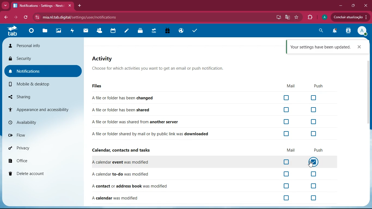 This screenshot has height=209, width=372. What do you see at coordinates (354, 5) in the screenshot?
I see `maximize` at bounding box center [354, 5].